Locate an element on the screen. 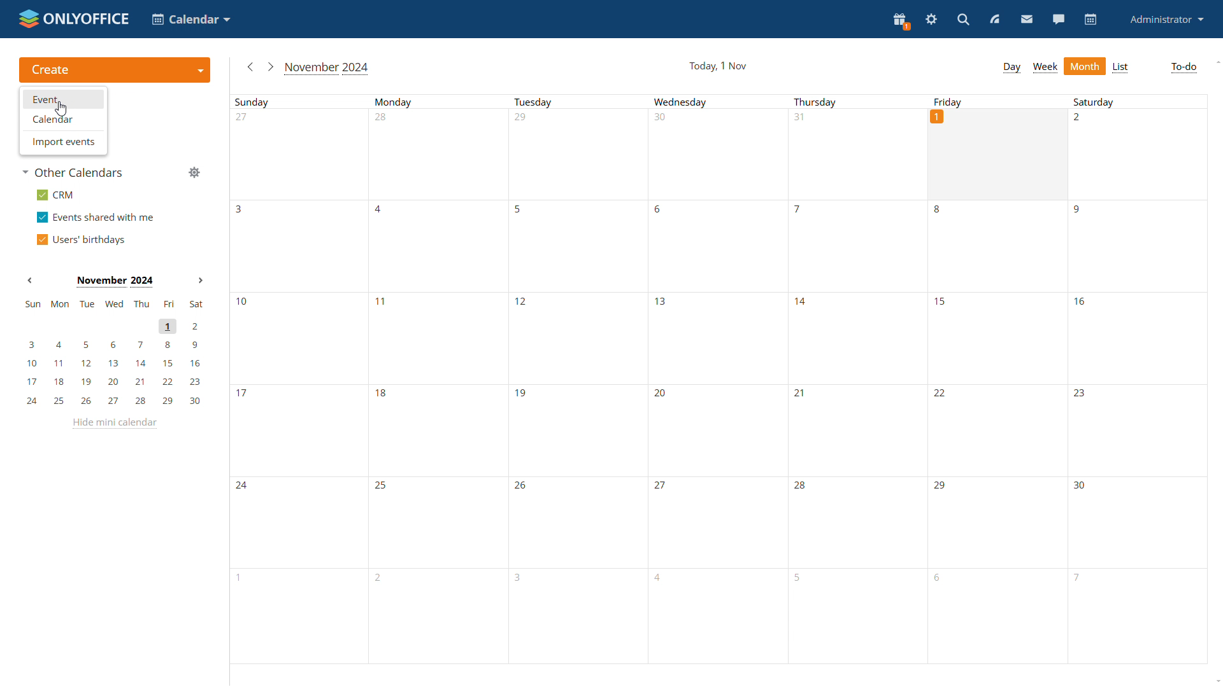 The image size is (1223, 687). cursor is located at coordinates (61, 108).